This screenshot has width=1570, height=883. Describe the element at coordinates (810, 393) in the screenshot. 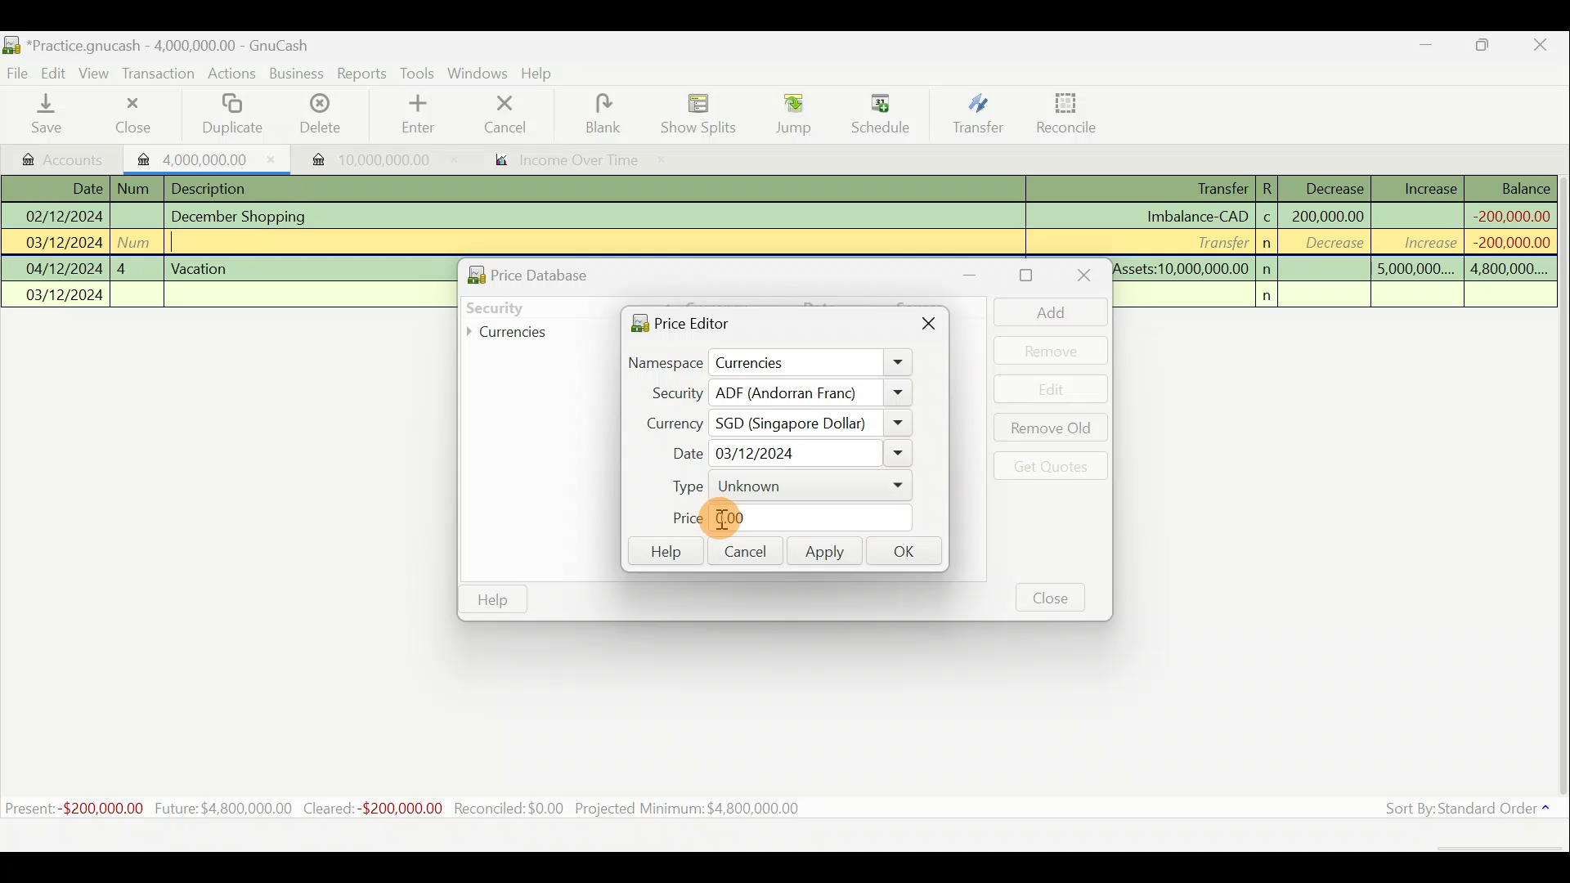

I see `ADF` at that location.